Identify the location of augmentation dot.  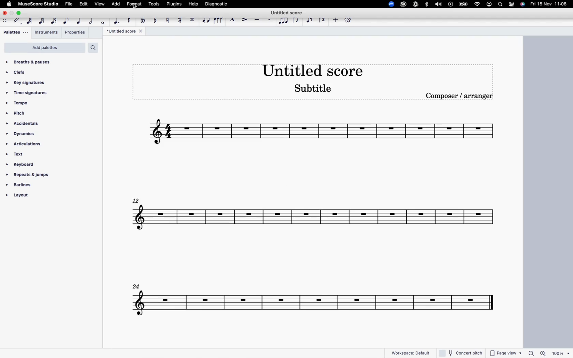
(117, 20).